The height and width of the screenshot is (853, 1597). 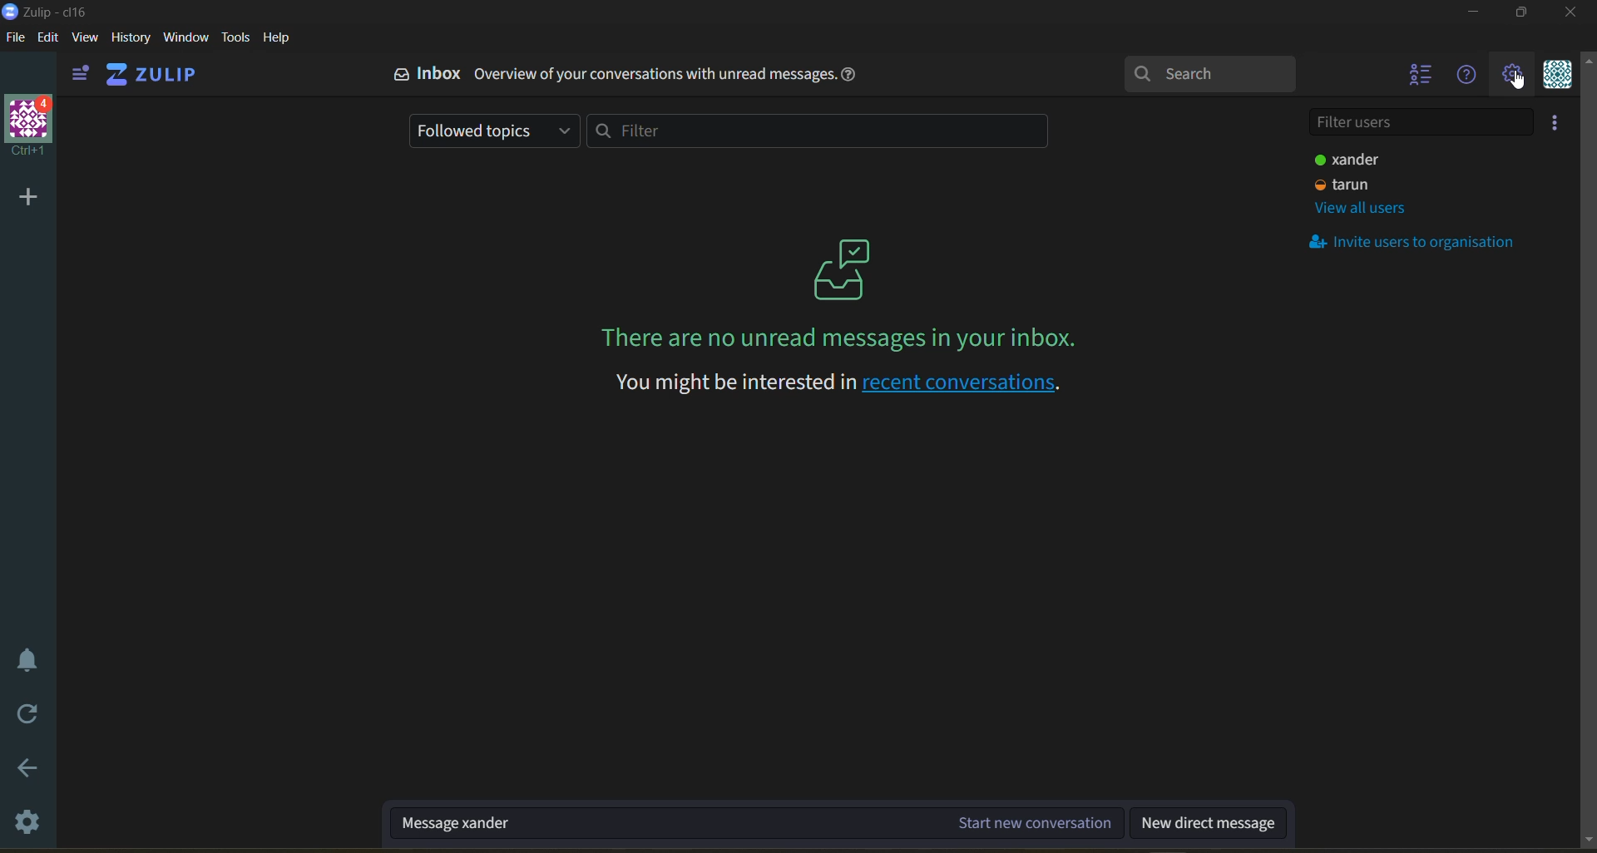 What do you see at coordinates (831, 338) in the screenshot?
I see `There are no unread messages in your inbox.` at bounding box center [831, 338].